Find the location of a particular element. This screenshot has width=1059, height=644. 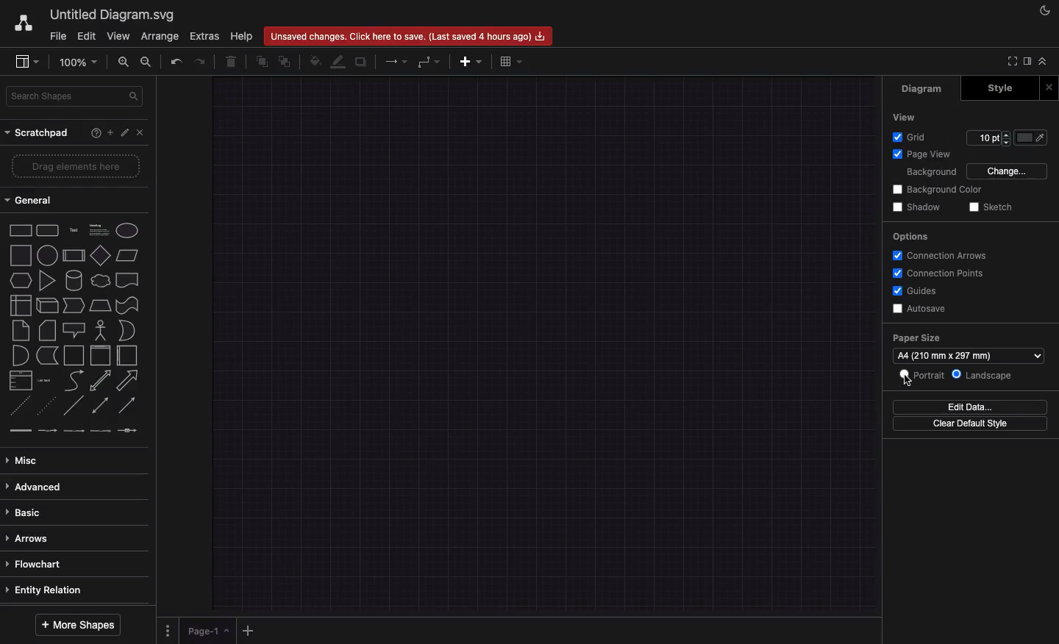

Extras is located at coordinates (204, 37).